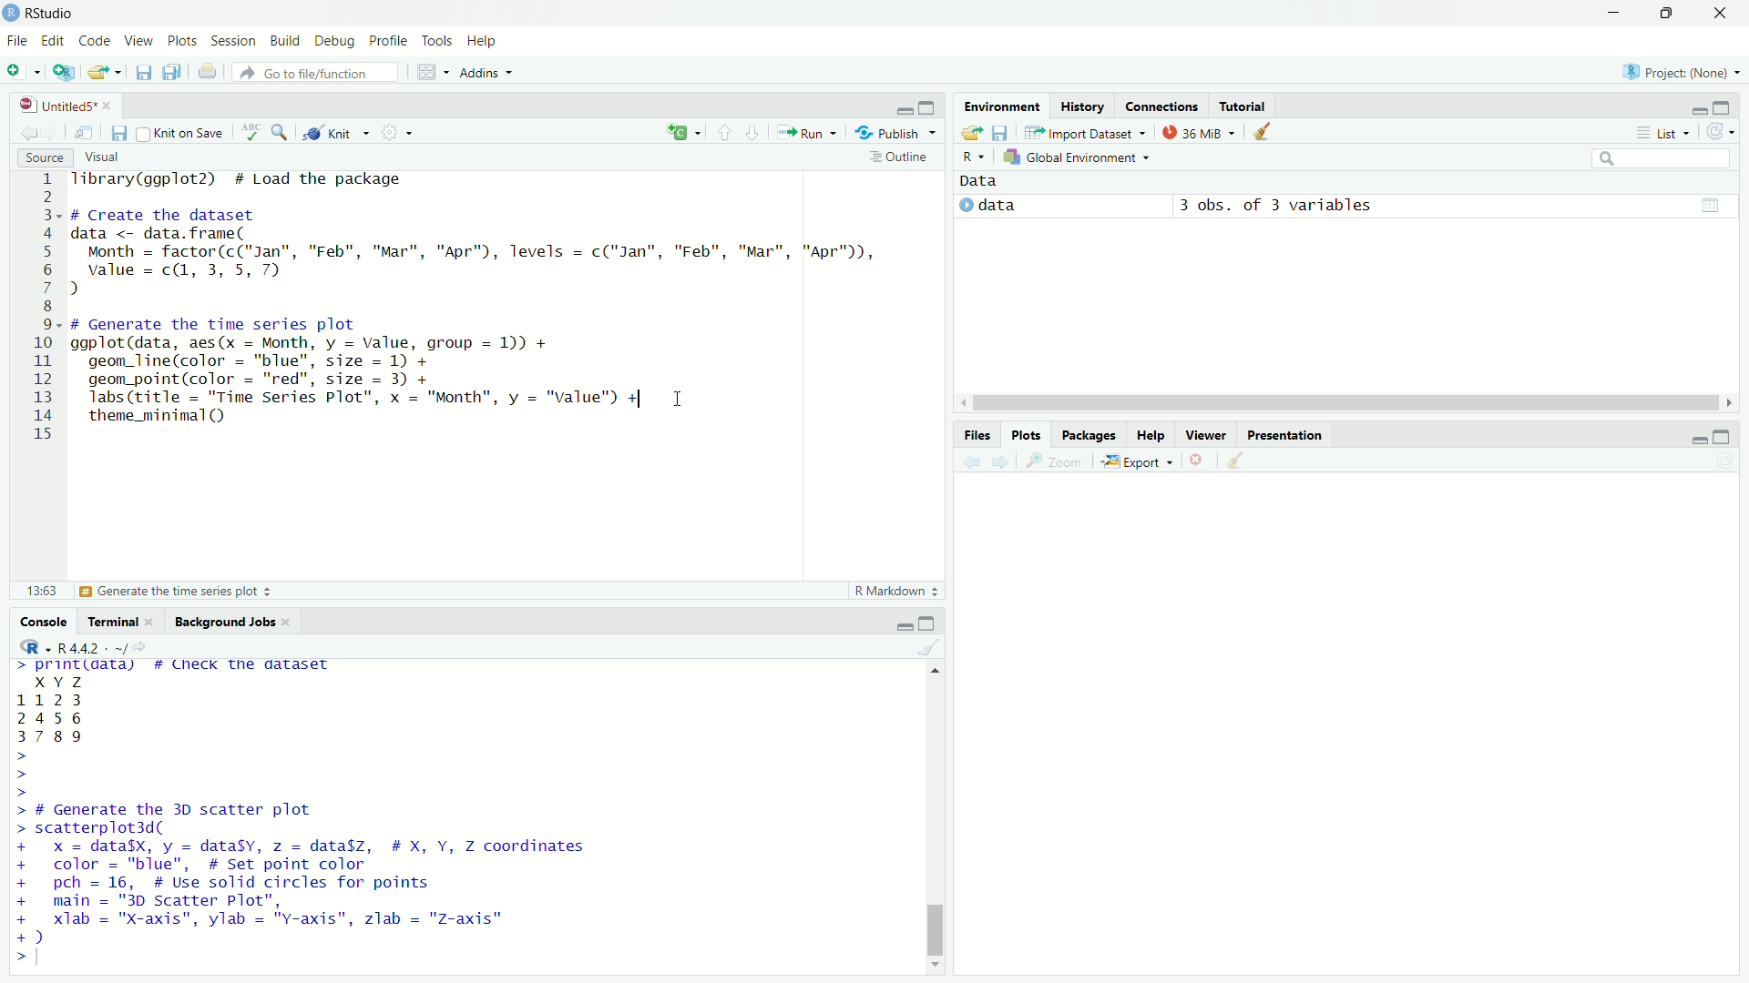  What do you see at coordinates (56, 133) in the screenshot?
I see `go forward to the next source location` at bounding box center [56, 133].